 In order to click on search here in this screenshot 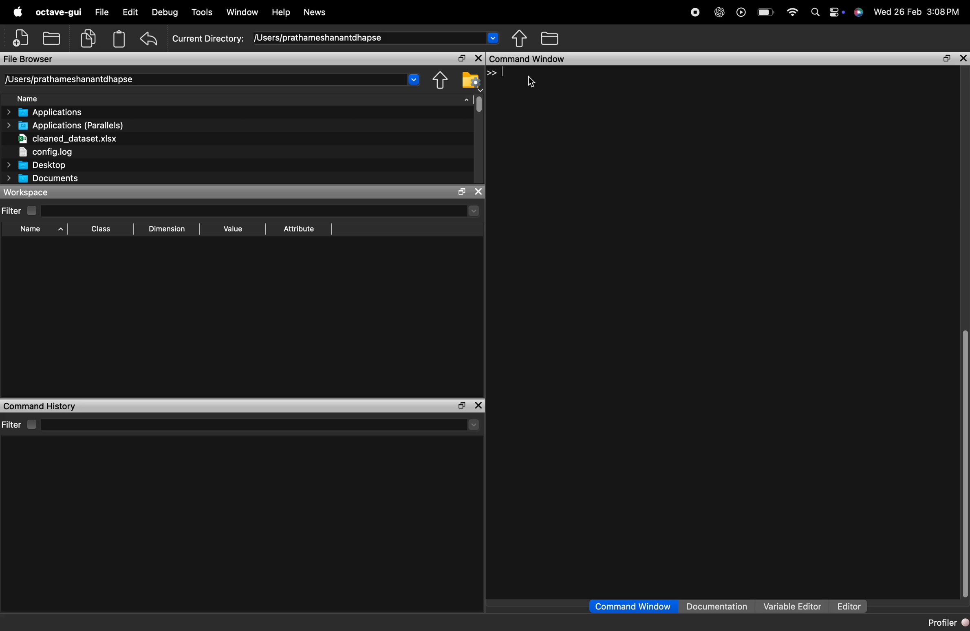, I will do `click(262, 211)`.